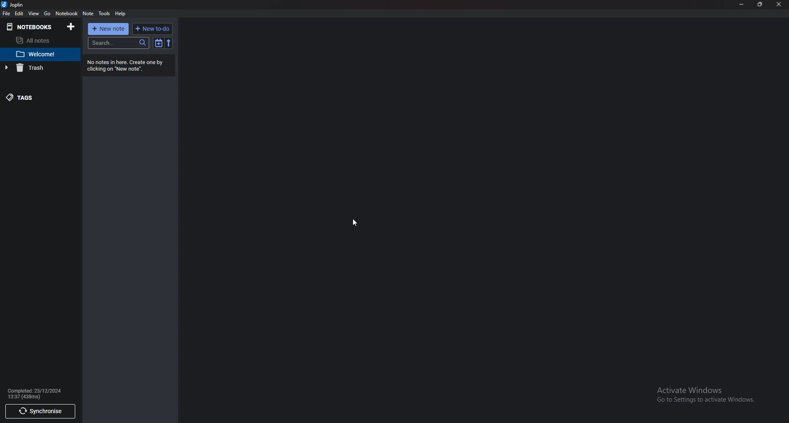 This screenshot has height=423, width=789. I want to click on Joplin, so click(13, 4).